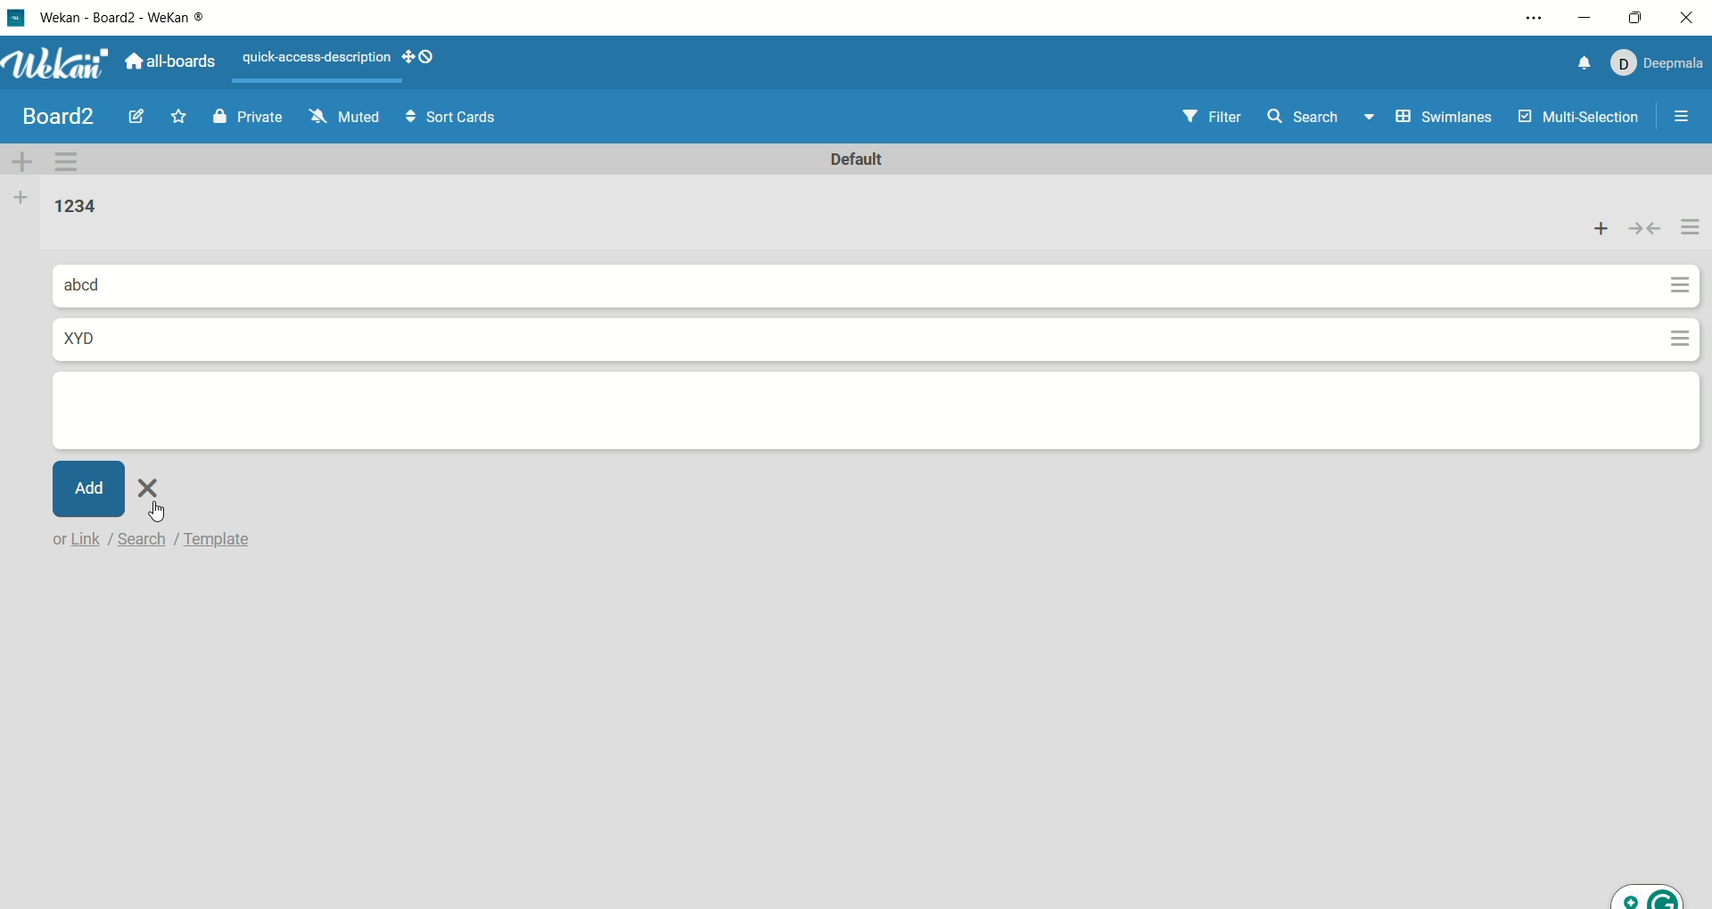 The height and width of the screenshot is (909, 1712). Describe the element at coordinates (159, 539) in the screenshot. I see `text` at that location.